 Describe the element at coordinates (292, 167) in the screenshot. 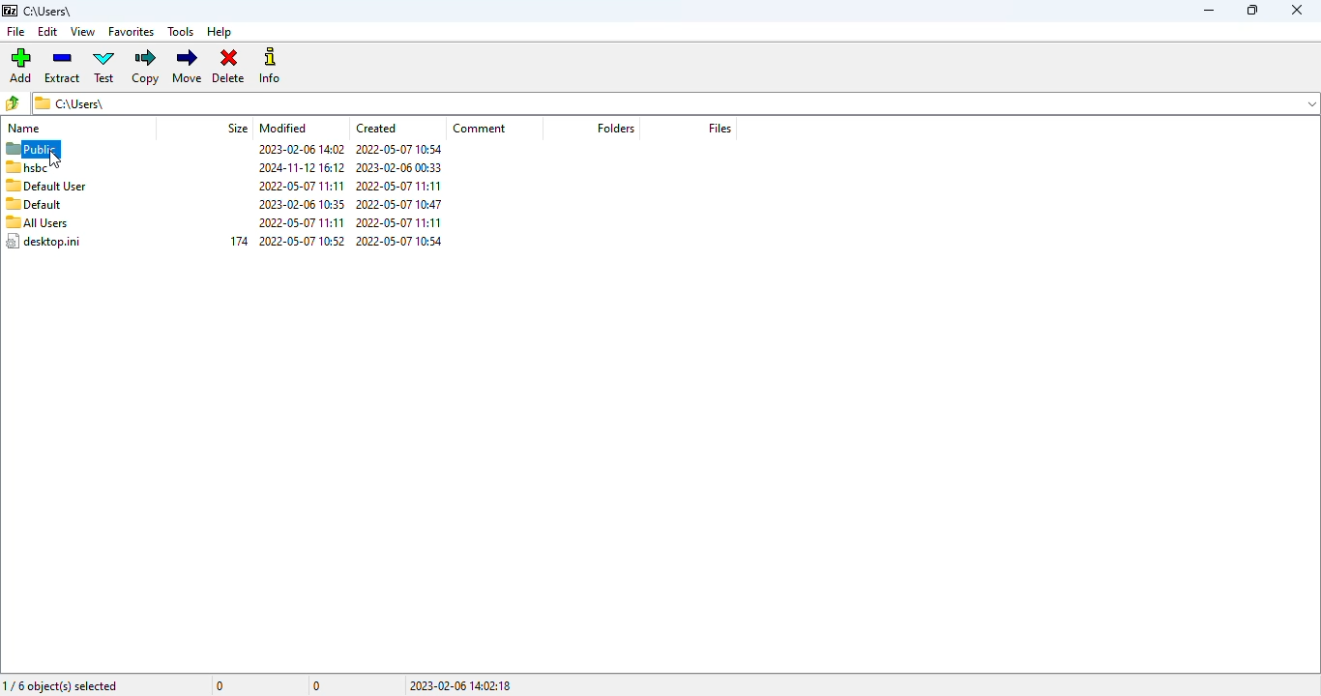

I see `2024-11-12 16:12` at that location.